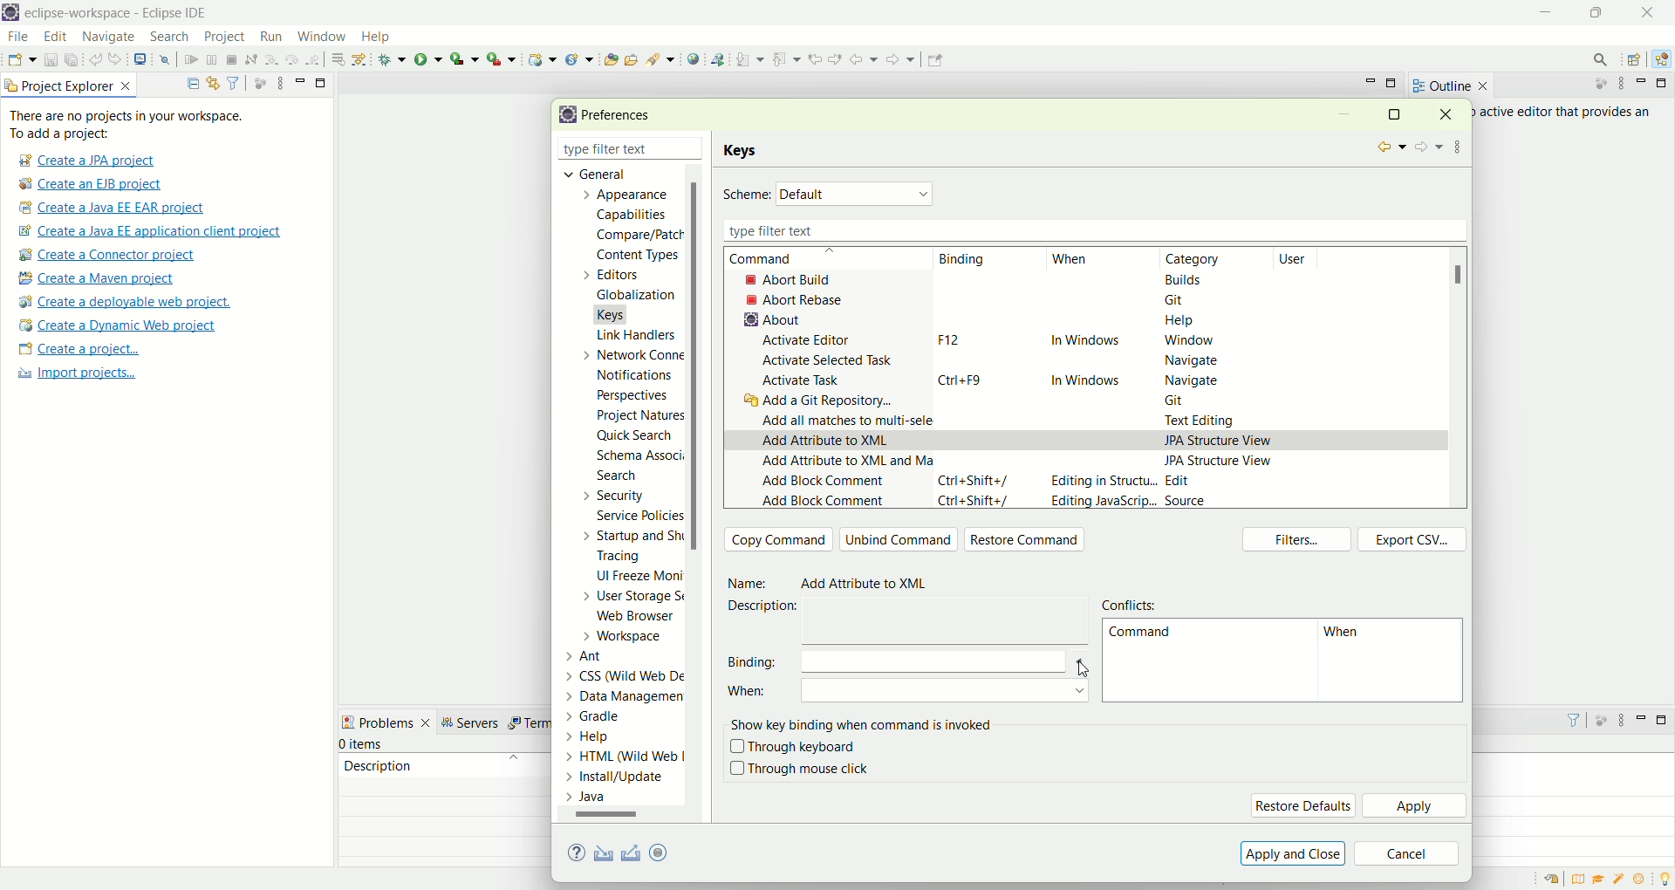 The width and height of the screenshot is (1675, 890). What do you see at coordinates (192, 61) in the screenshot?
I see `resume` at bounding box center [192, 61].